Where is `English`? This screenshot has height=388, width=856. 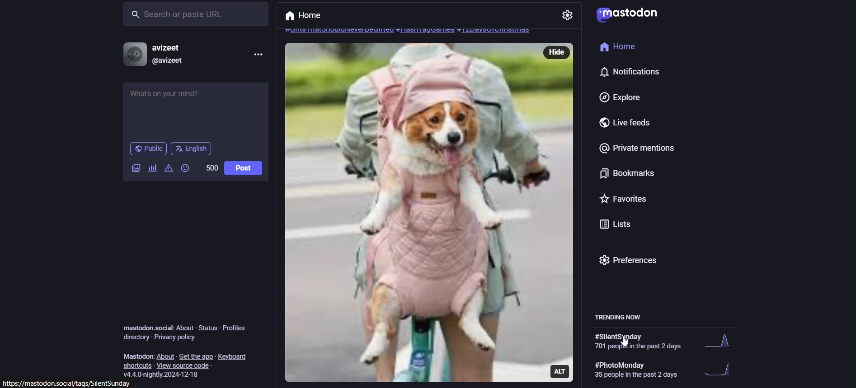 English is located at coordinates (191, 148).